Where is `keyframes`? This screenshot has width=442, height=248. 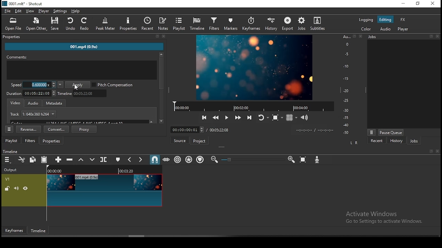 keyframes is located at coordinates (15, 230).